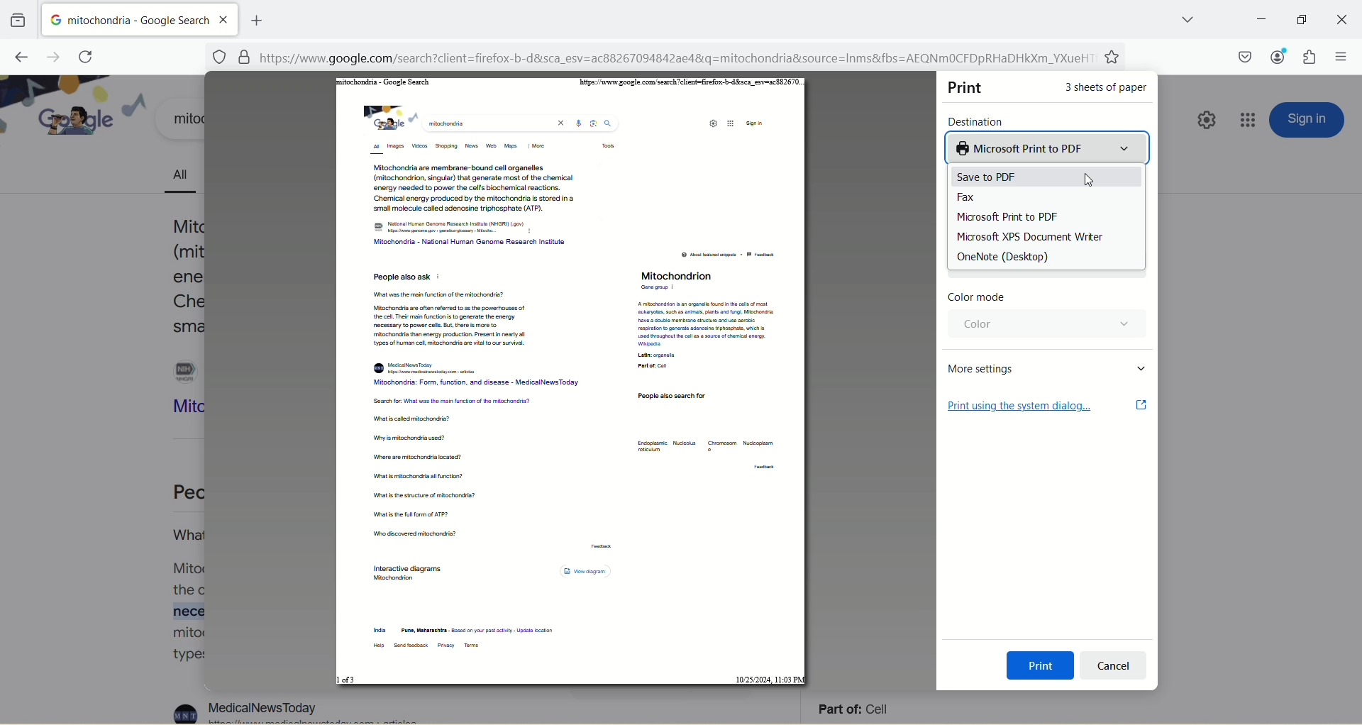 Image resolution: width=1362 pixels, height=725 pixels. I want to click on google apps, so click(1249, 120).